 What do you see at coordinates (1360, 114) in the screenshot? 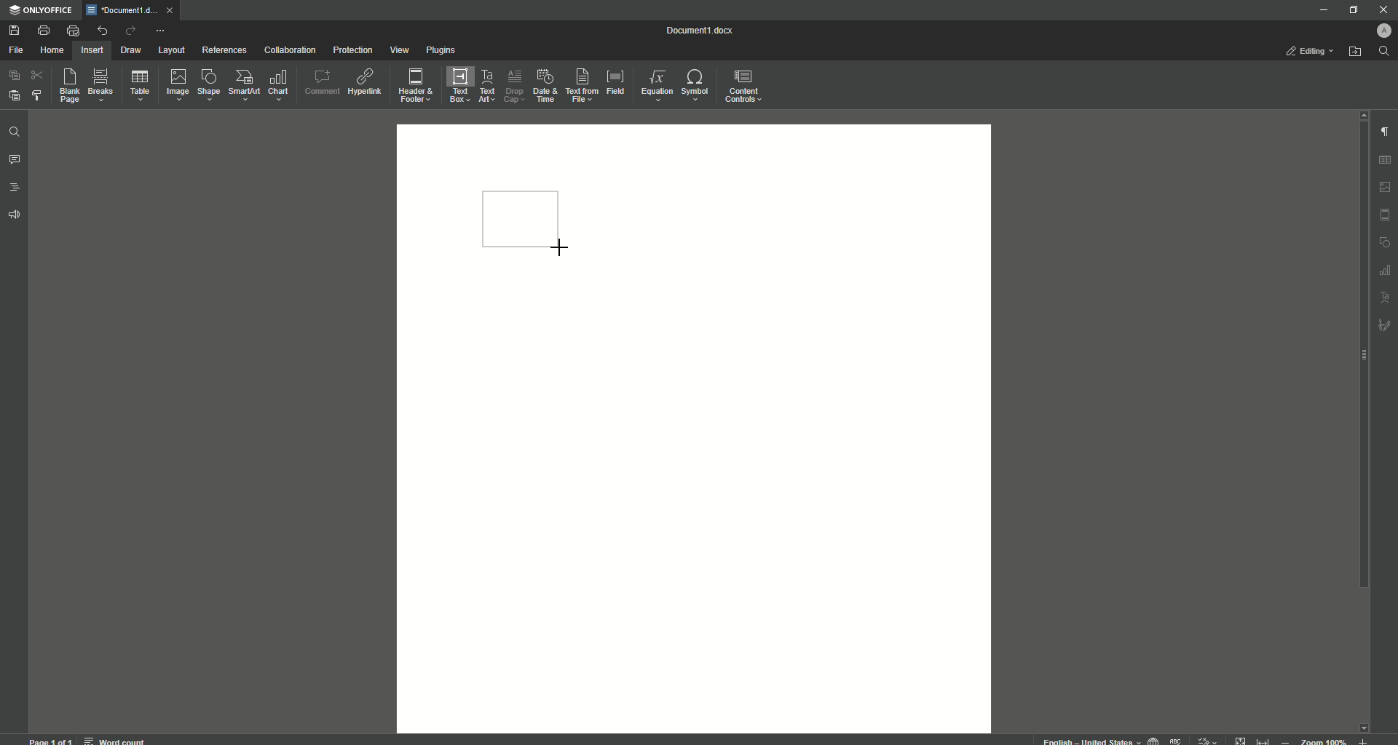
I see `scroll up` at bounding box center [1360, 114].